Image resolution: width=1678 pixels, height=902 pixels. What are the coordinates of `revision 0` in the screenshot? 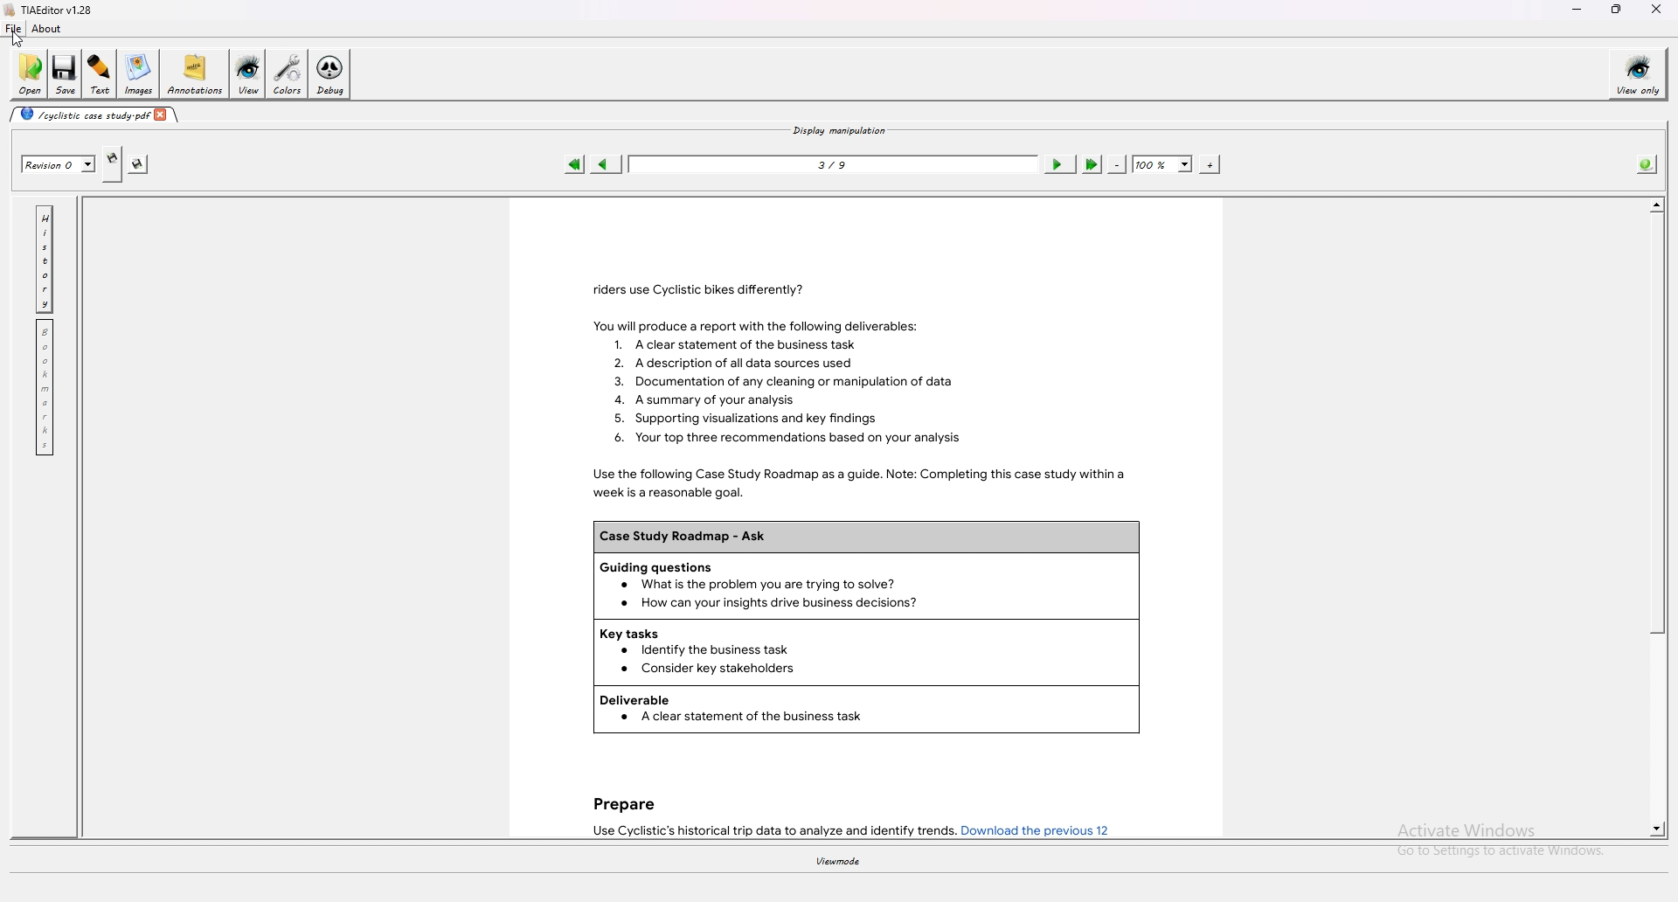 It's located at (58, 164).